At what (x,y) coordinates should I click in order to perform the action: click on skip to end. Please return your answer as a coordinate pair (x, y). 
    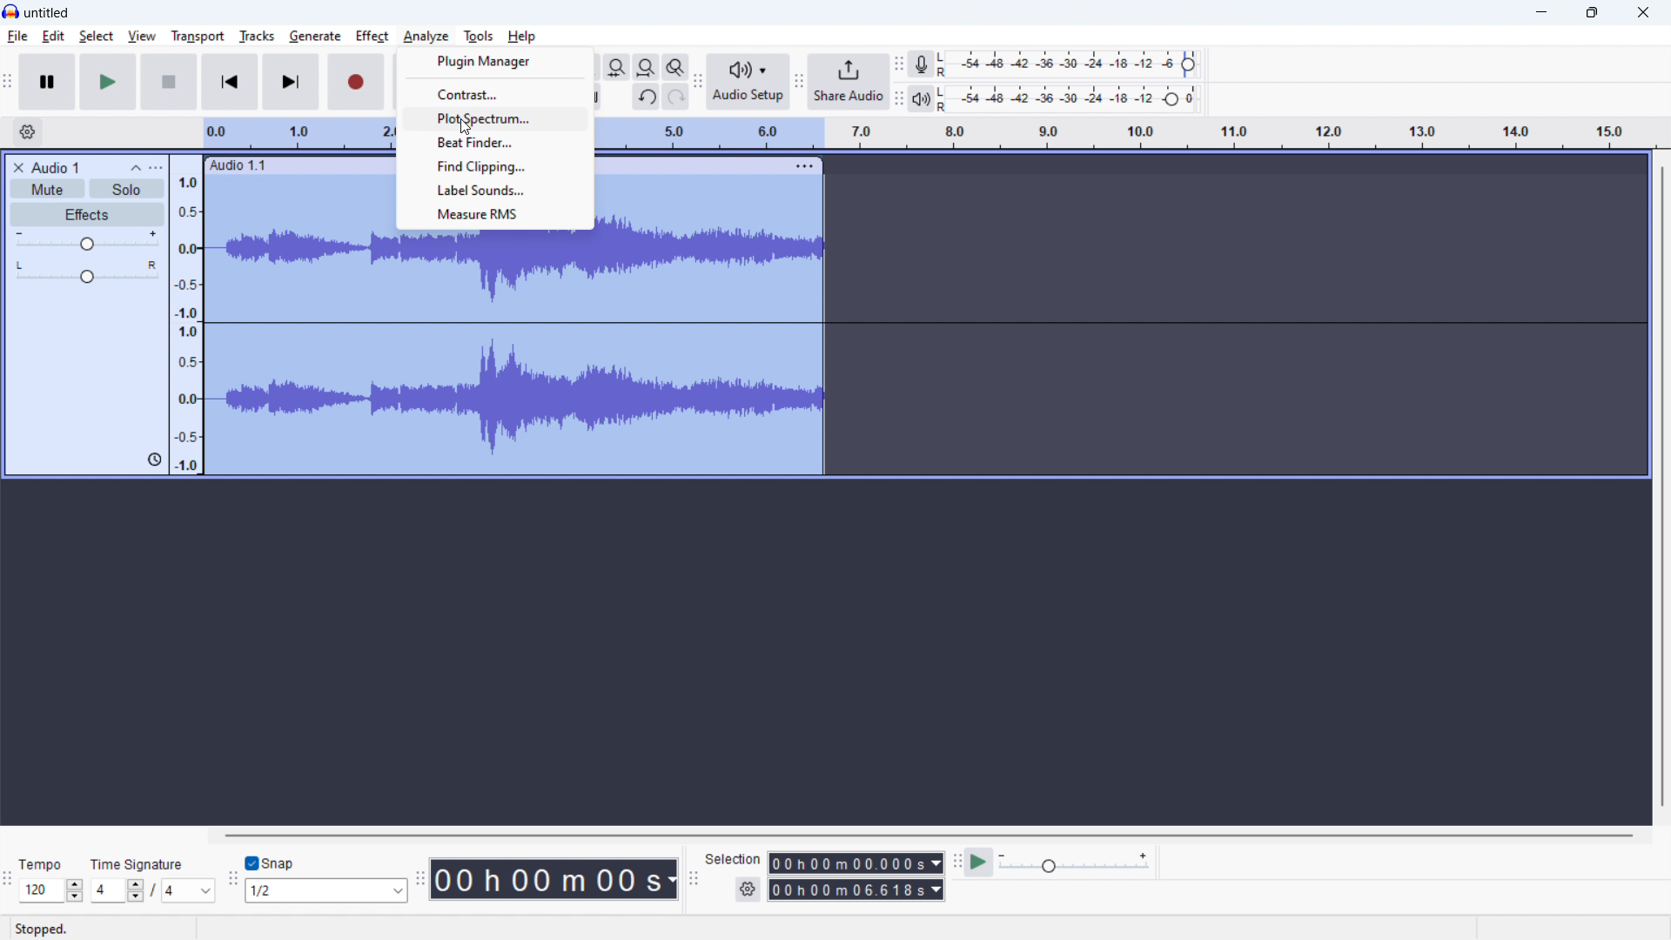
    Looking at the image, I should click on (291, 82).